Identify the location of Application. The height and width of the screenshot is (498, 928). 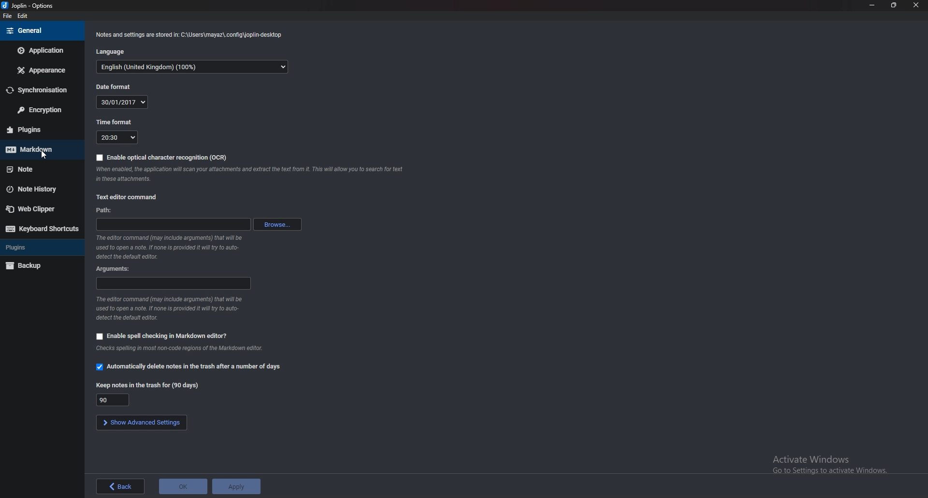
(40, 50).